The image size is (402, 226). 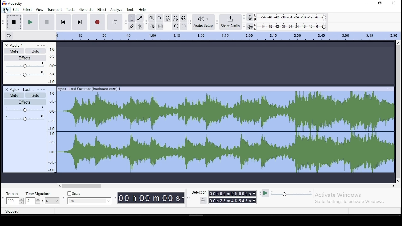 What do you see at coordinates (6, 89) in the screenshot?
I see `delete track` at bounding box center [6, 89].